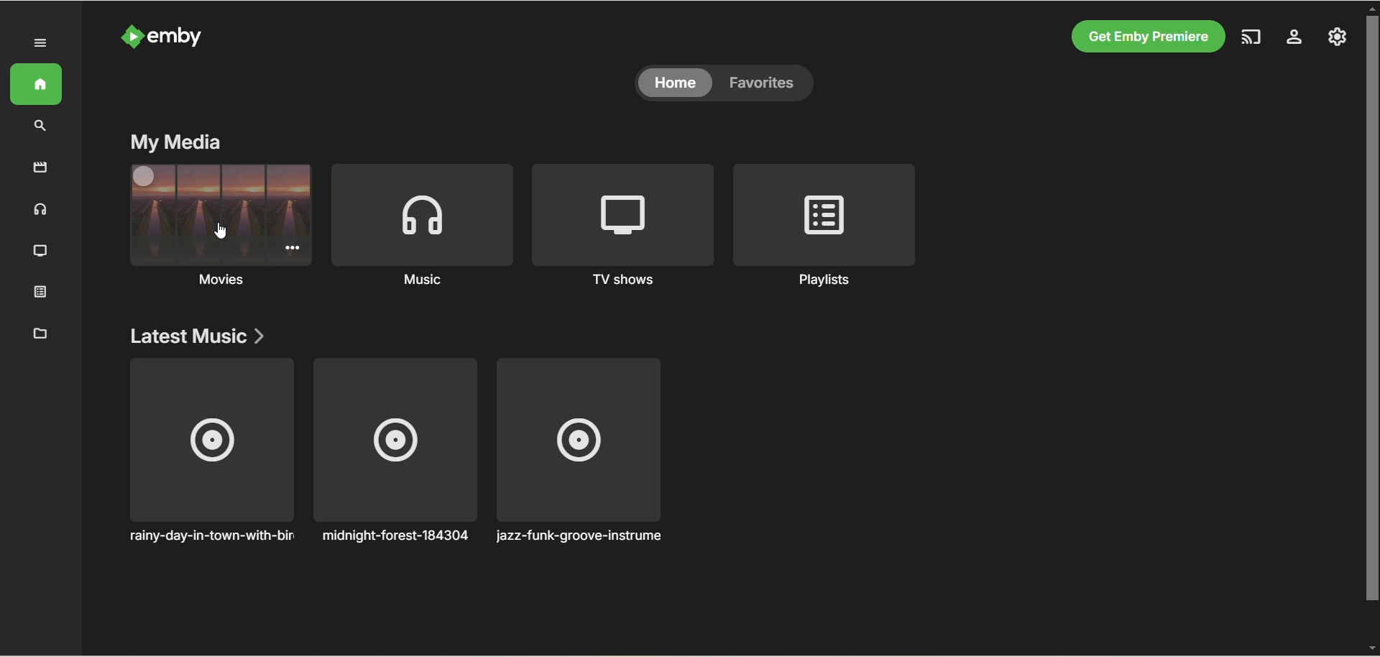 The height and width of the screenshot is (657, 1380). What do you see at coordinates (41, 208) in the screenshot?
I see `music` at bounding box center [41, 208].